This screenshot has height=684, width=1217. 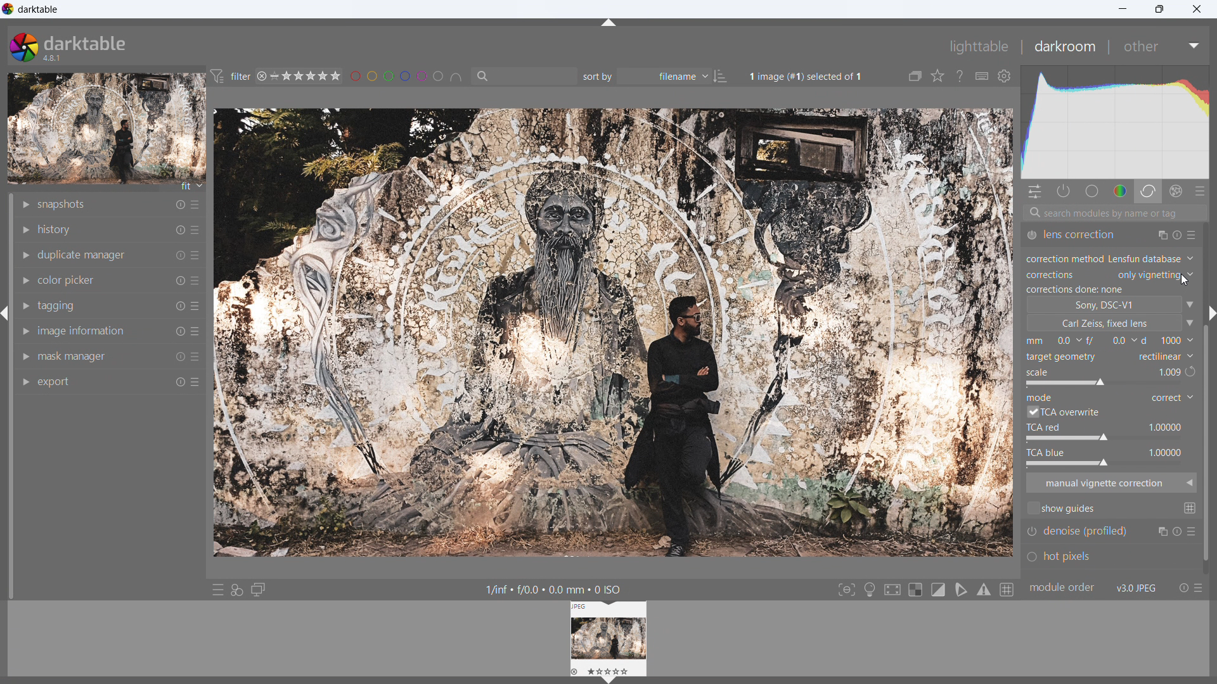 What do you see at coordinates (1183, 279) in the screenshot?
I see `cursor` at bounding box center [1183, 279].